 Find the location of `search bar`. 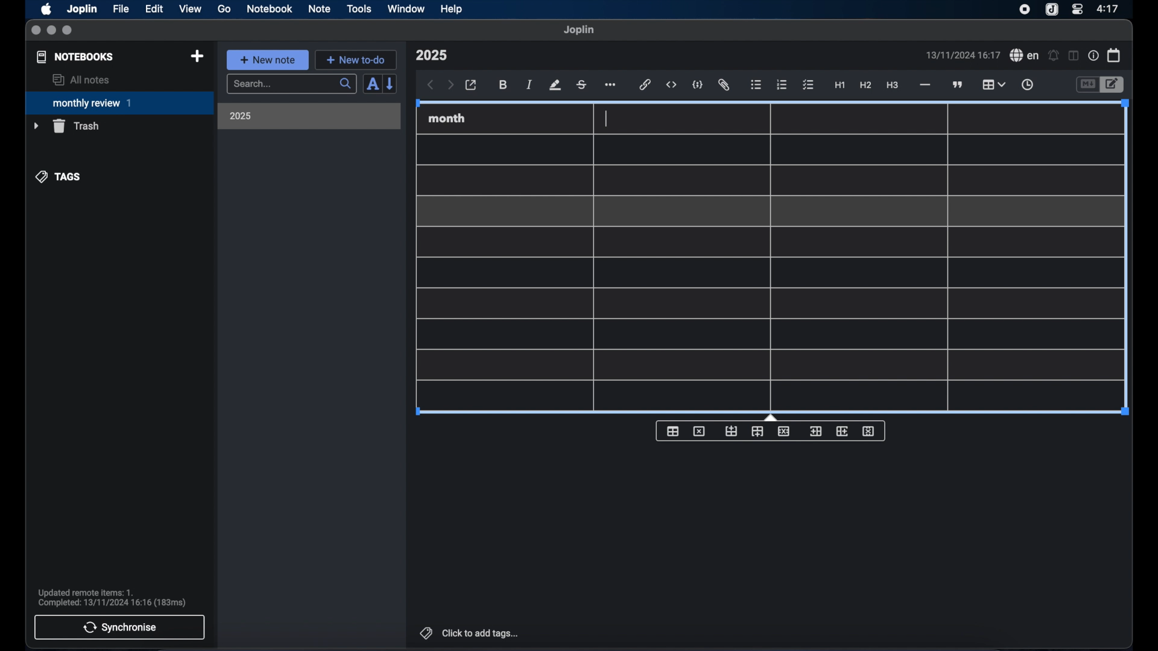

search bar is located at coordinates (291, 85).